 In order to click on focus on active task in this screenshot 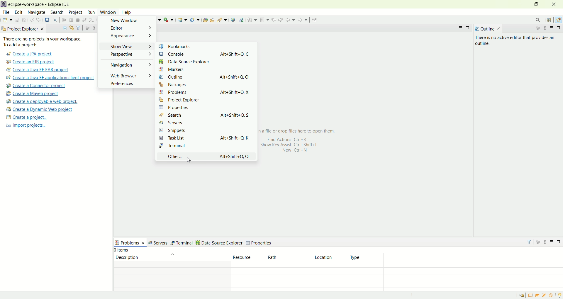, I will do `click(538, 242)`.